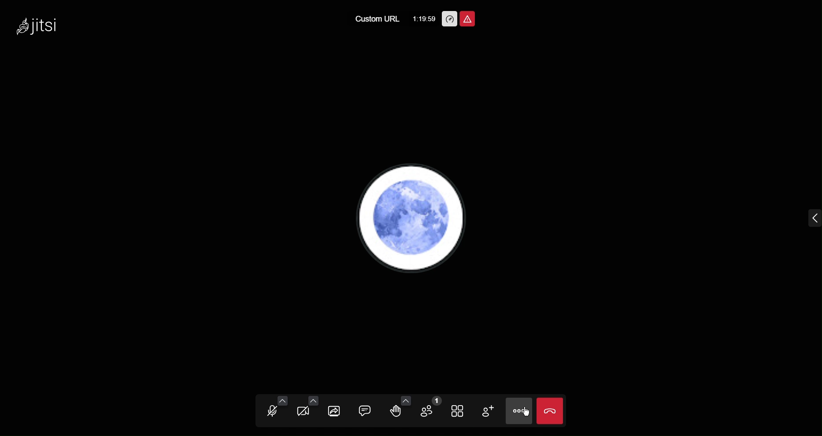  Describe the element at coordinates (449, 19) in the screenshot. I see `Performance` at that location.